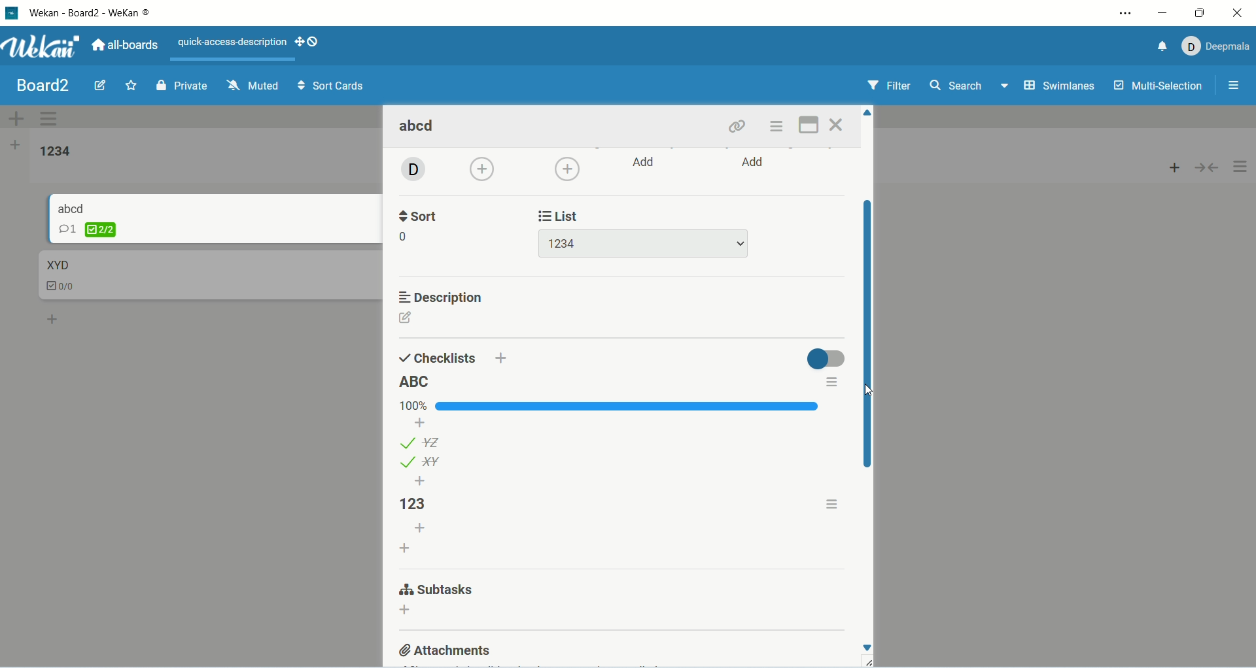 Image resolution: width=1256 pixels, height=668 pixels. I want to click on close, so click(1232, 14).